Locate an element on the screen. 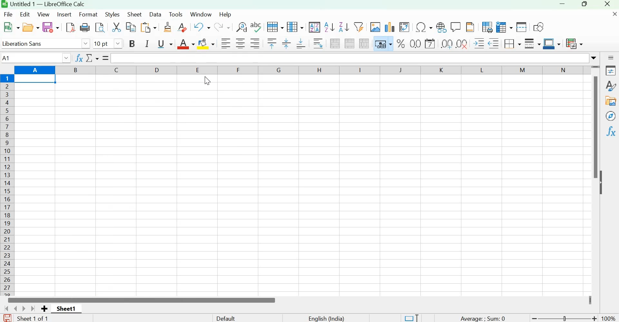 This screenshot has height=322, width=619. Show draw functions is located at coordinates (538, 26).